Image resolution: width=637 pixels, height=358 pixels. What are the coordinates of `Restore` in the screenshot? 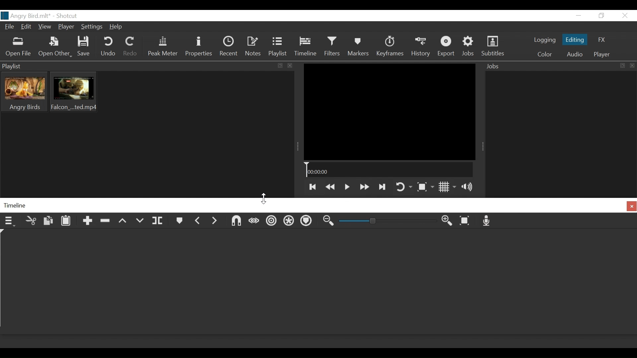 It's located at (601, 16).